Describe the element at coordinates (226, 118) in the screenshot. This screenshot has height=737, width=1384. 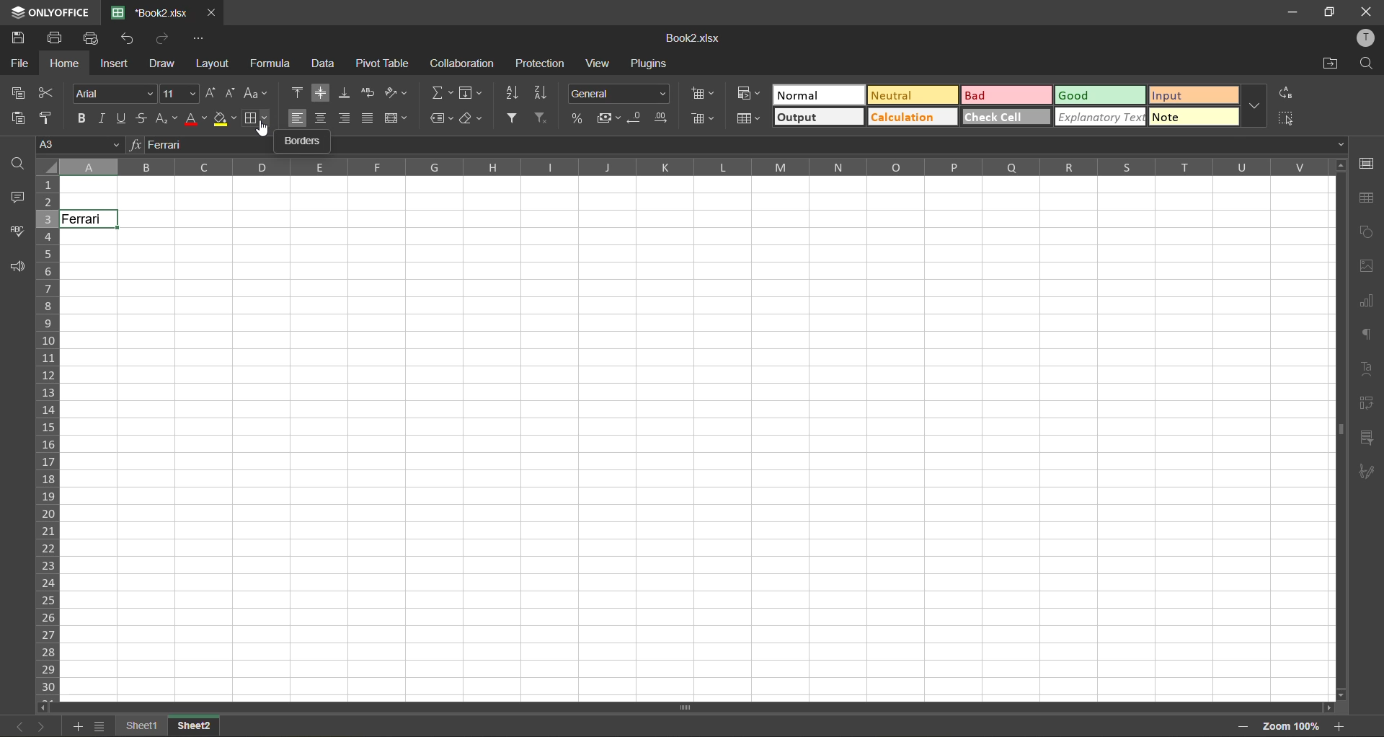
I see `fill color` at that location.